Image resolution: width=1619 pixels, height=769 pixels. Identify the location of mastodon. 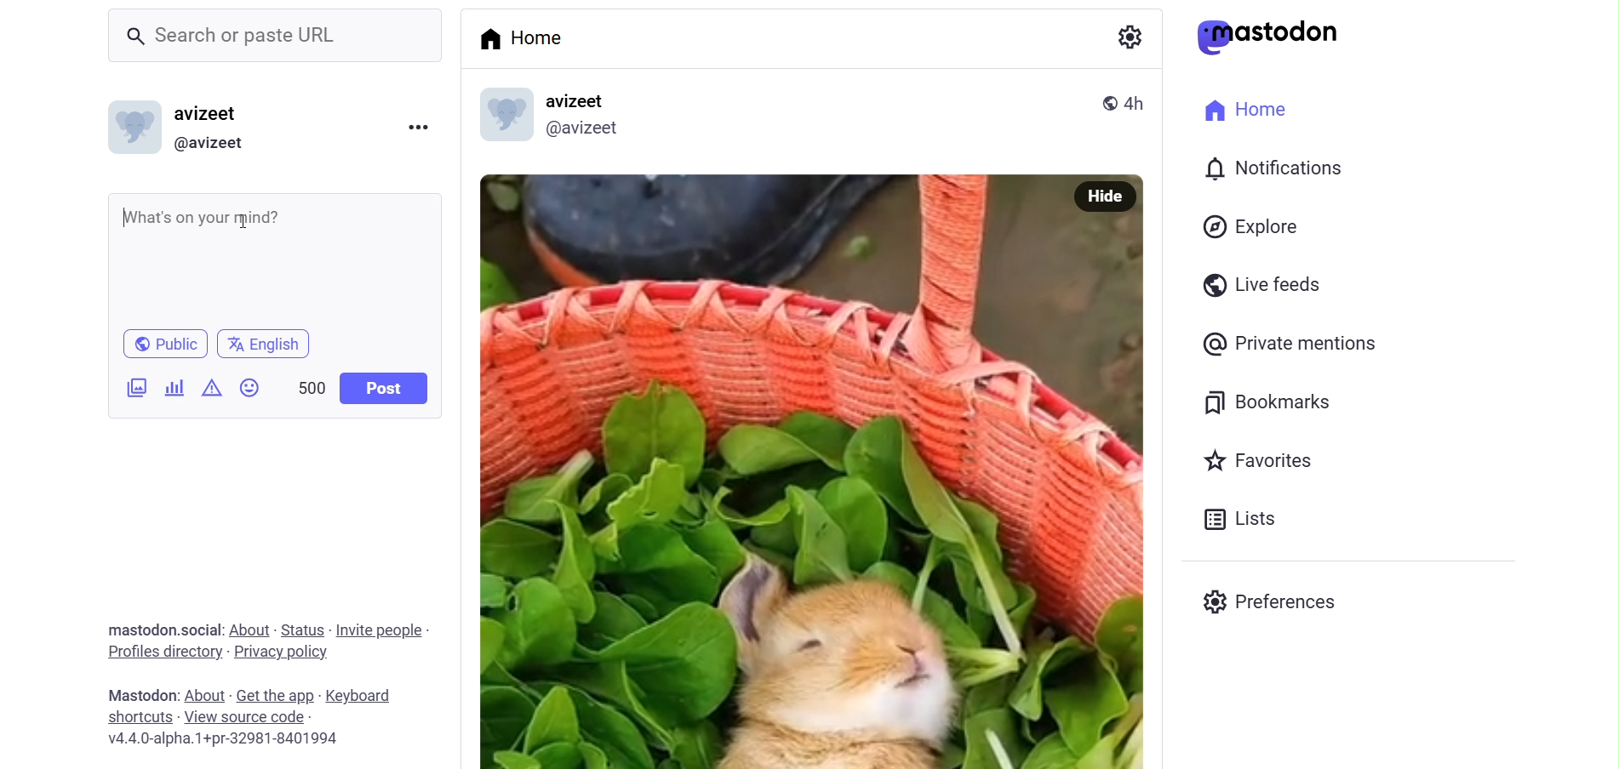
(140, 695).